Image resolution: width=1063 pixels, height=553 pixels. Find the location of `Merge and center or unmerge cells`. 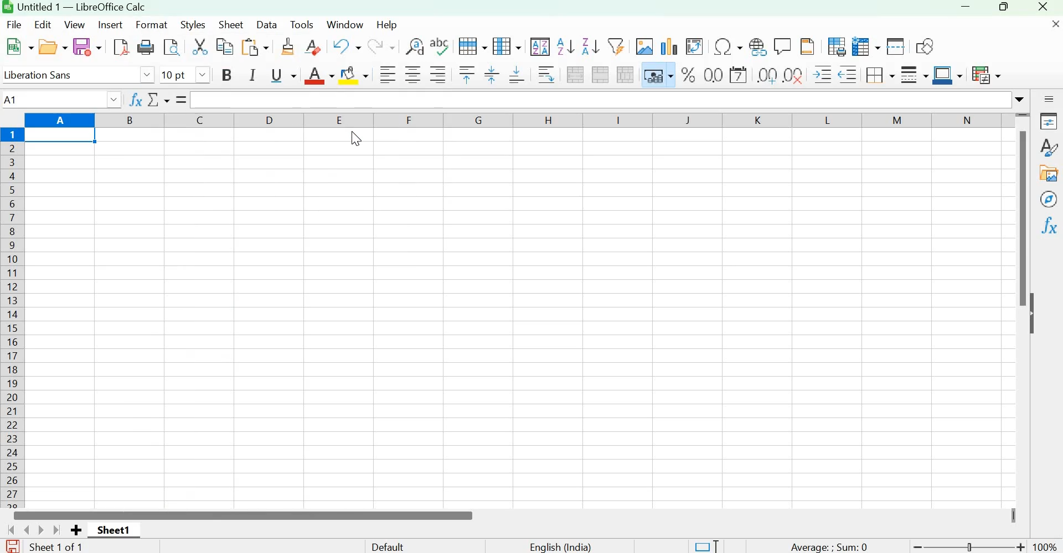

Merge and center or unmerge cells is located at coordinates (576, 75).